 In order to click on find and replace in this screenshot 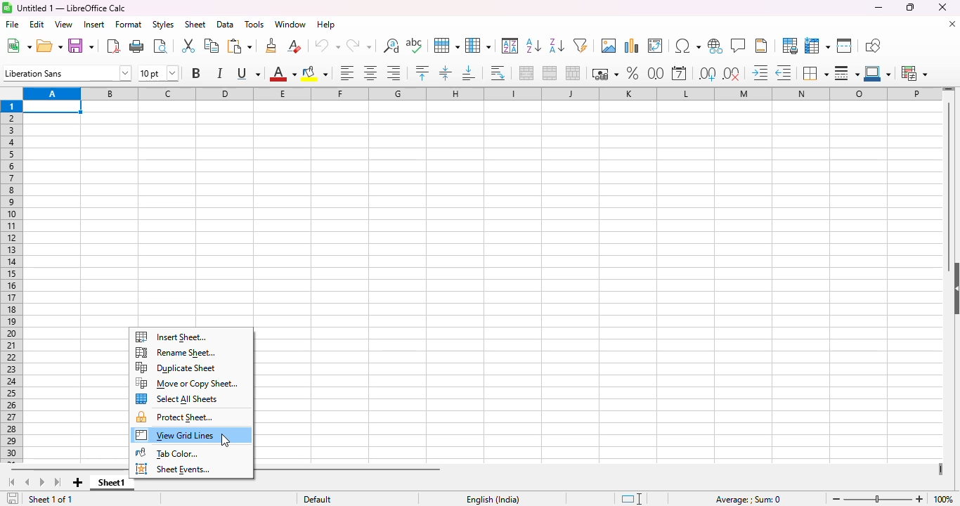, I will do `click(391, 46)`.